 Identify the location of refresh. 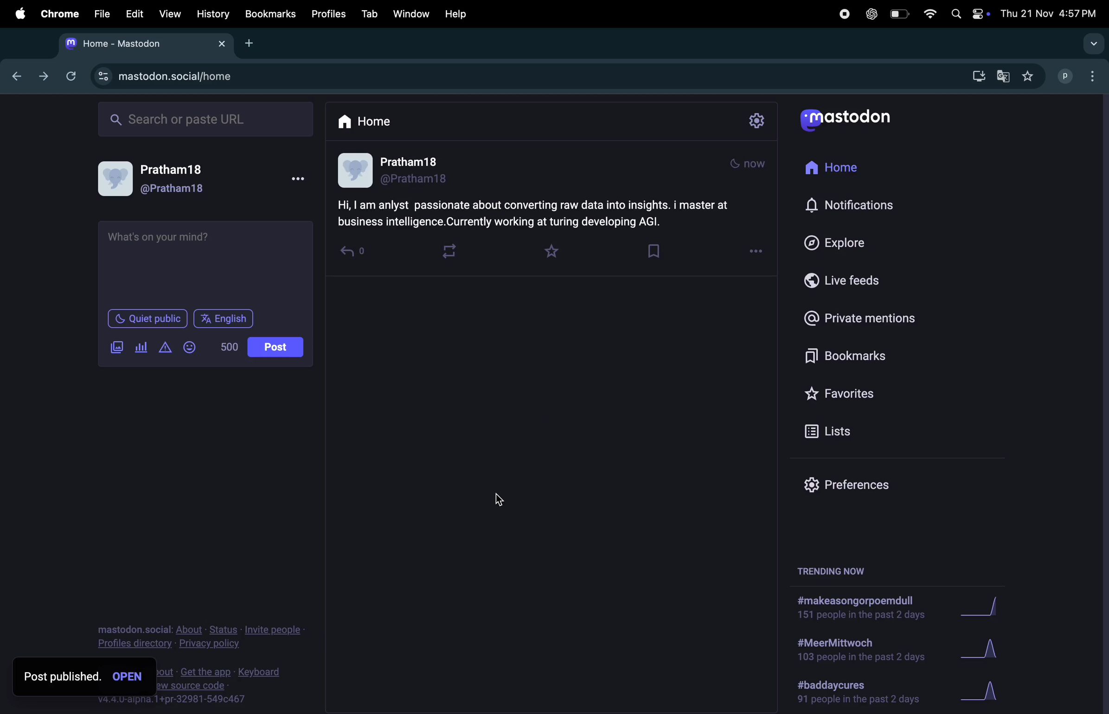
(69, 75).